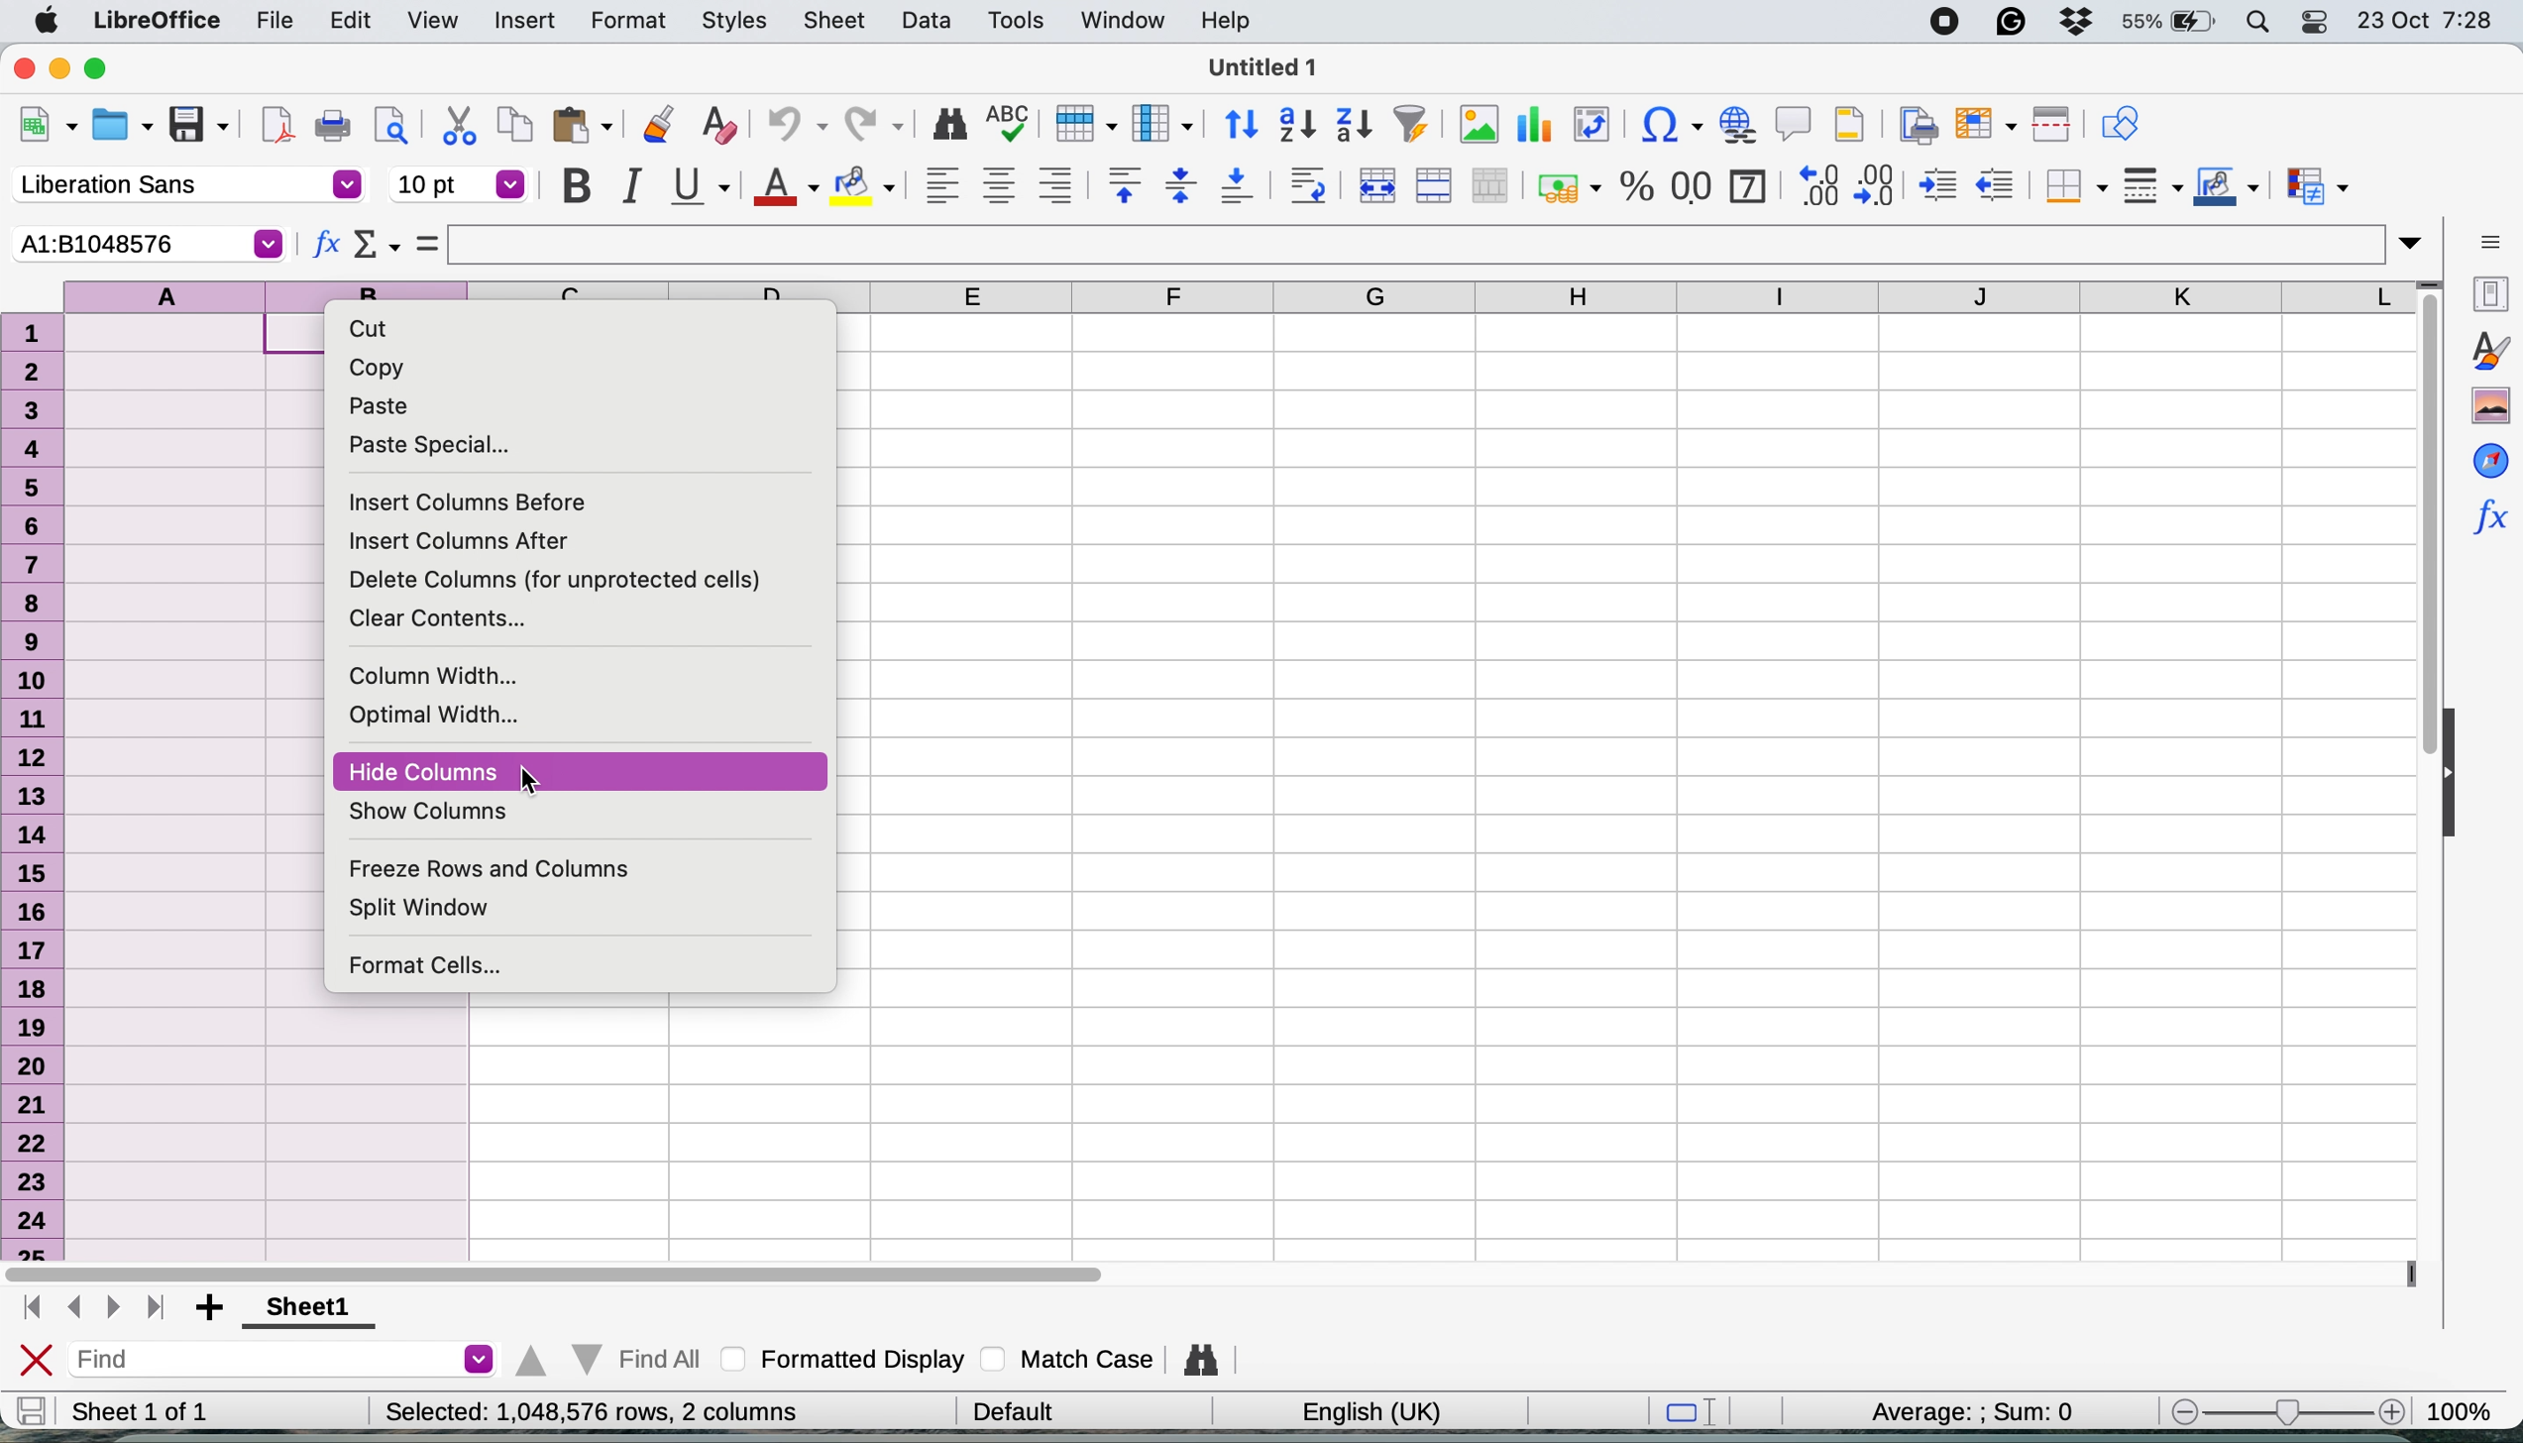 This screenshot has width=2523, height=1443. Describe the element at coordinates (385, 408) in the screenshot. I see `paste` at that location.